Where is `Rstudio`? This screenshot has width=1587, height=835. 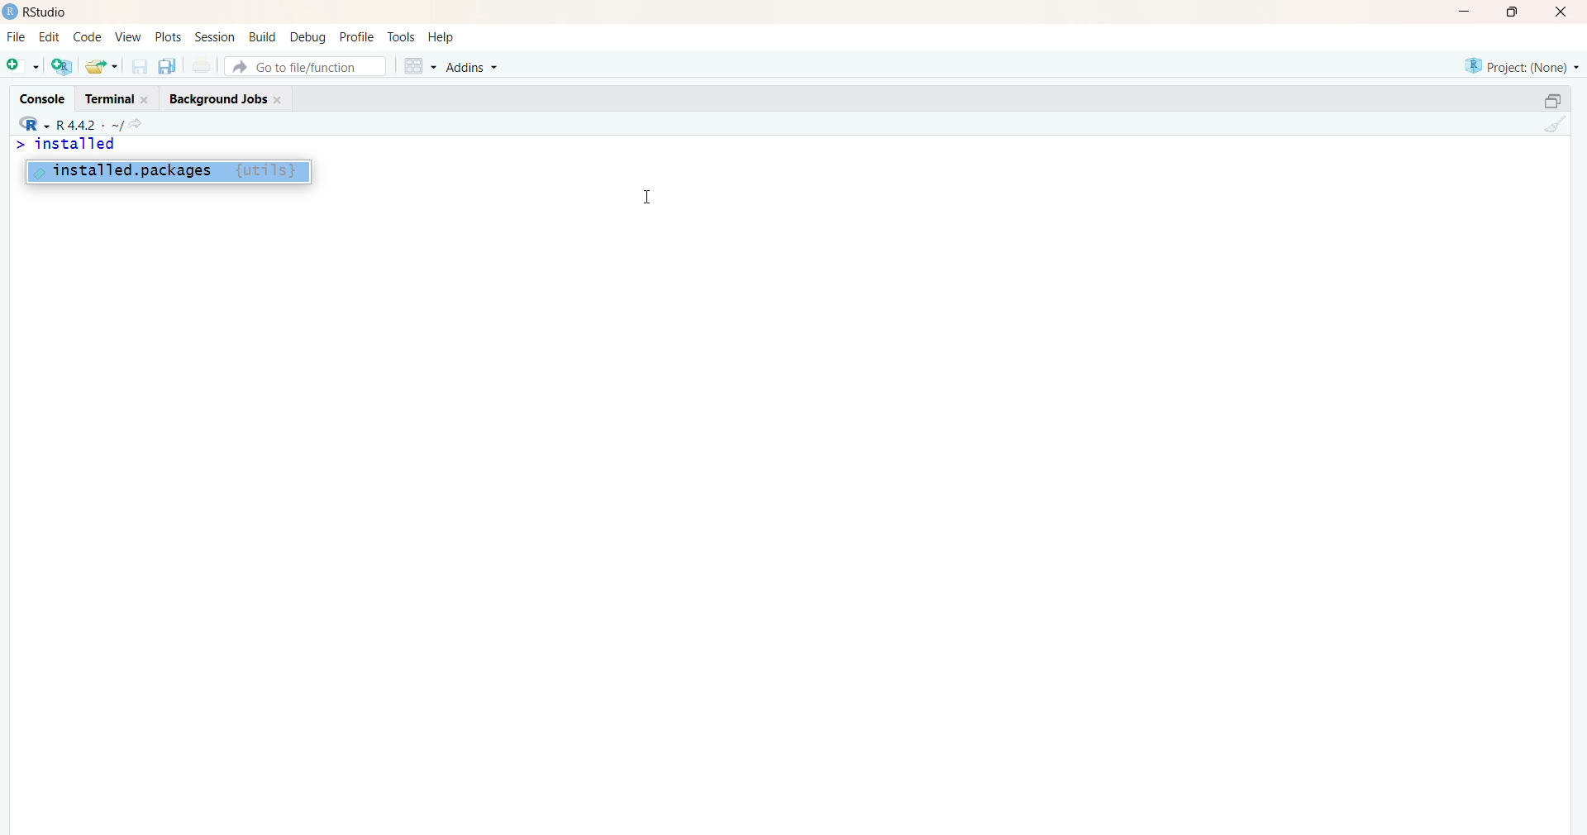 Rstudio is located at coordinates (36, 11).